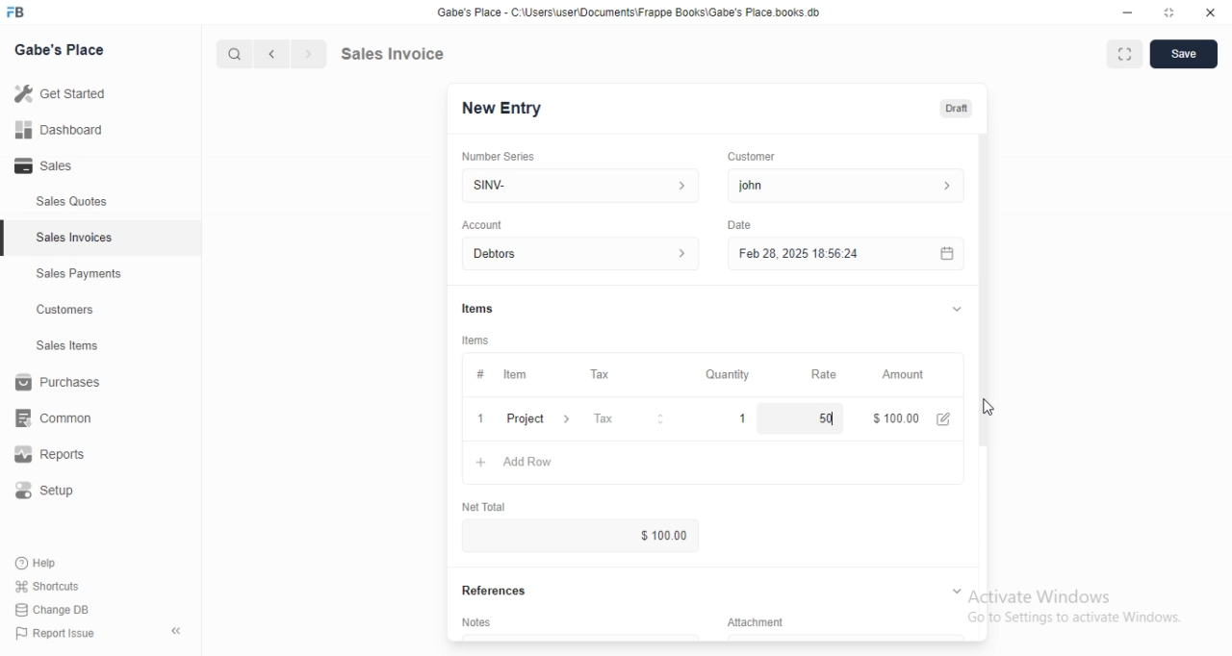  Describe the element at coordinates (955, 590) in the screenshot. I see `collapse` at that location.